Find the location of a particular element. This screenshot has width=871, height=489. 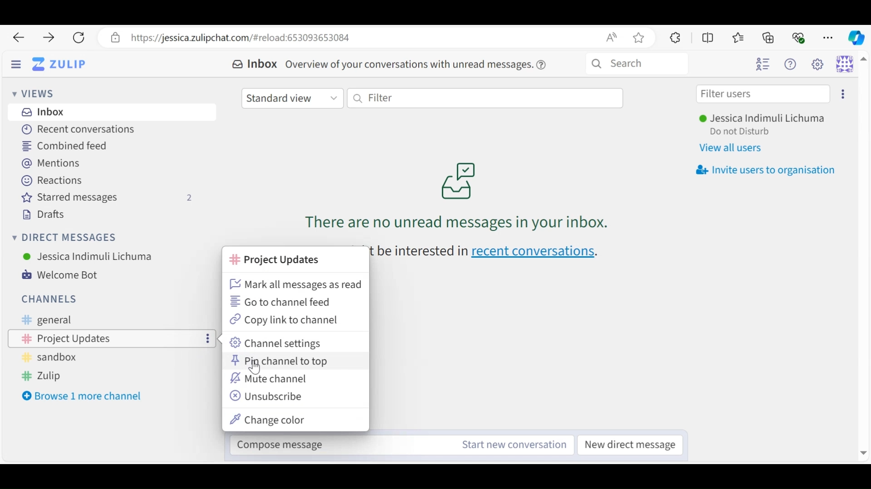

Welcome Bot is located at coordinates (66, 275).